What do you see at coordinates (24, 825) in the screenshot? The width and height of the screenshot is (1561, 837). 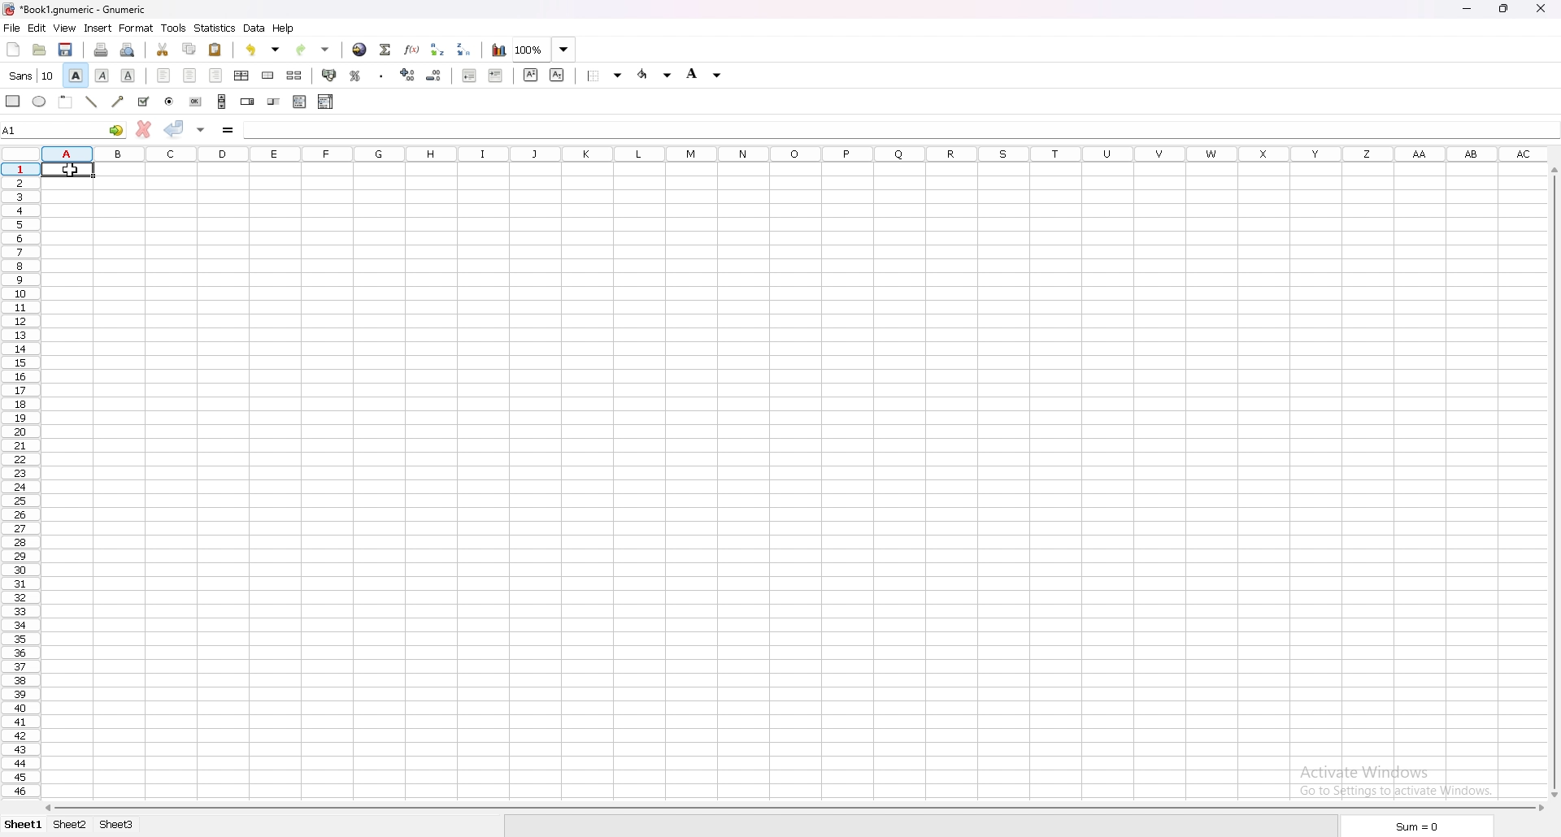 I see `sheet 1` at bounding box center [24, 825].